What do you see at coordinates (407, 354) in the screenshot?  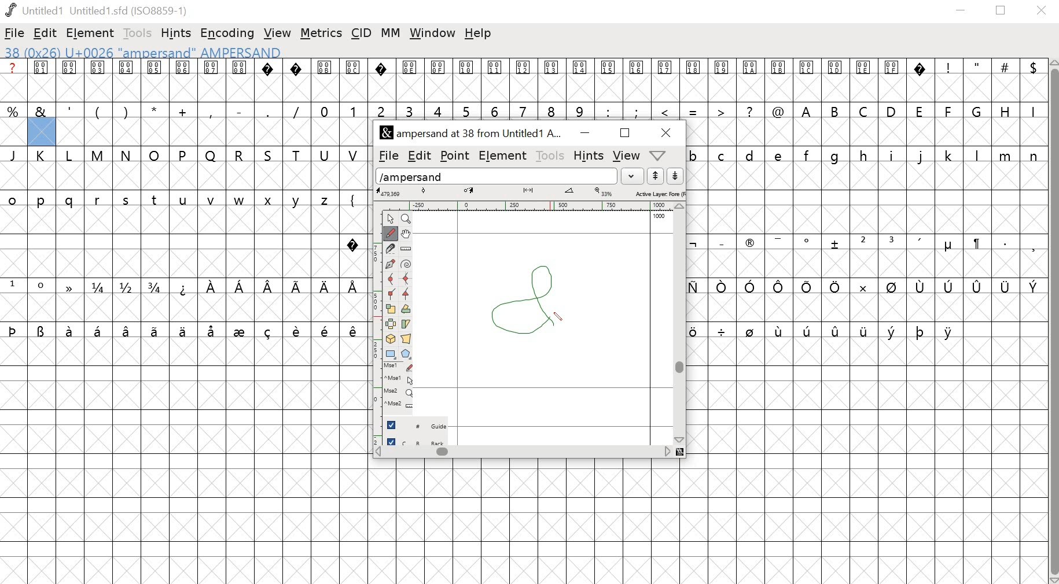 I see `polygon and stars` at bounding box center [407, 354].